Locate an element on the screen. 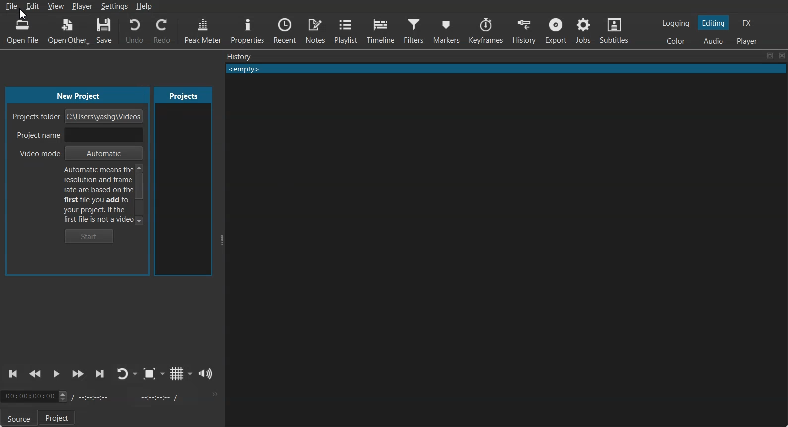  Play Quickly Forward is located at coordinates (78, 374).